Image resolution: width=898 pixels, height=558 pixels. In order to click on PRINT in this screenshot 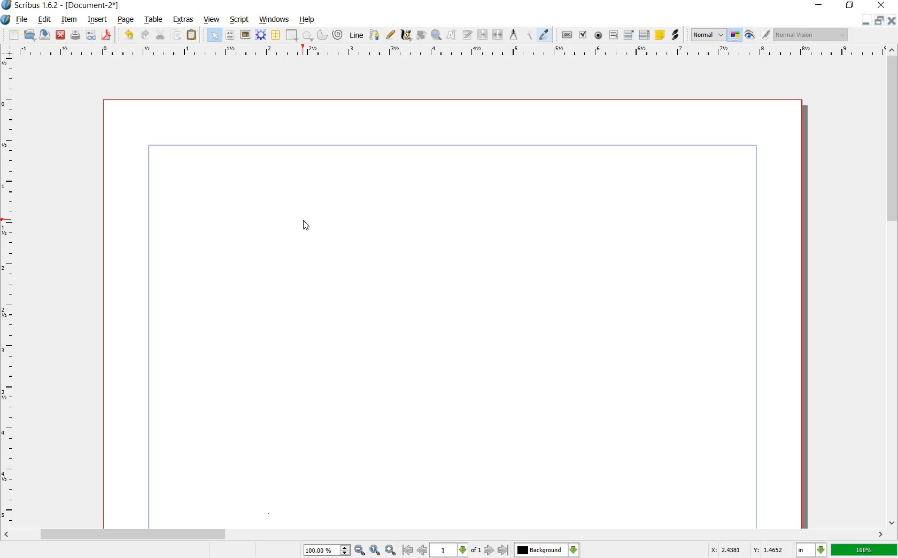, I will do `click(75, 35)`.